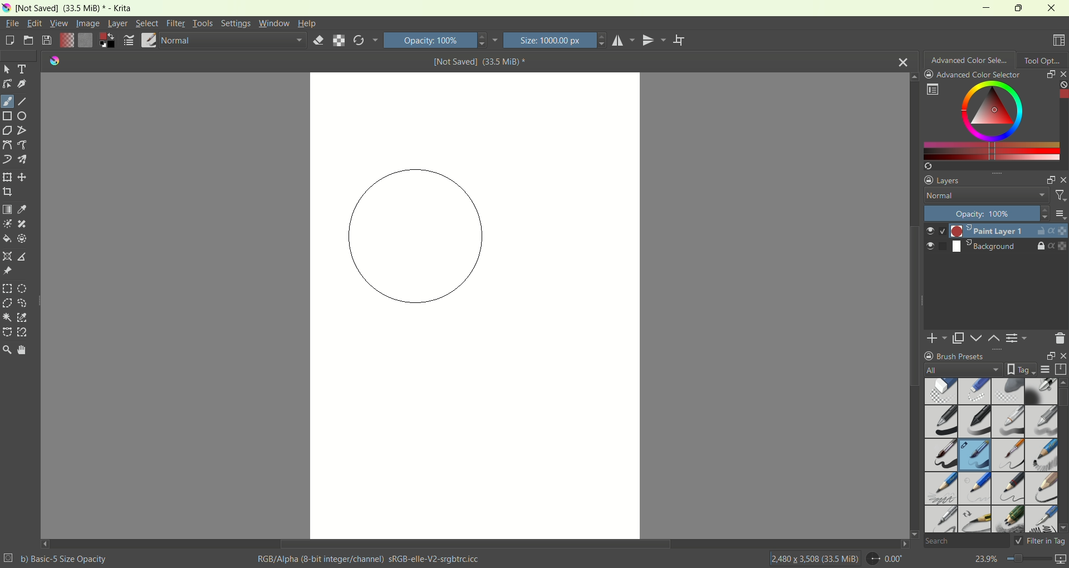  Describe the element at coordinates (1017, 8) in the screenshot. I see `maximize` at that location.